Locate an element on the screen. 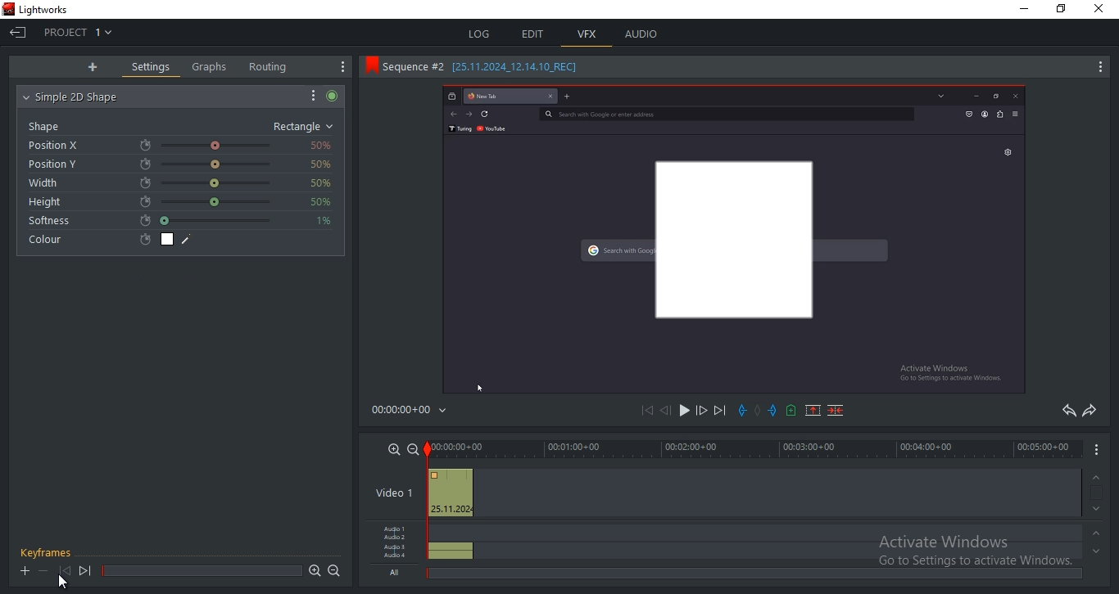 Image resolution: width=1119 pixels, height=594 pixels. forward is located at coordinates (701, 412).